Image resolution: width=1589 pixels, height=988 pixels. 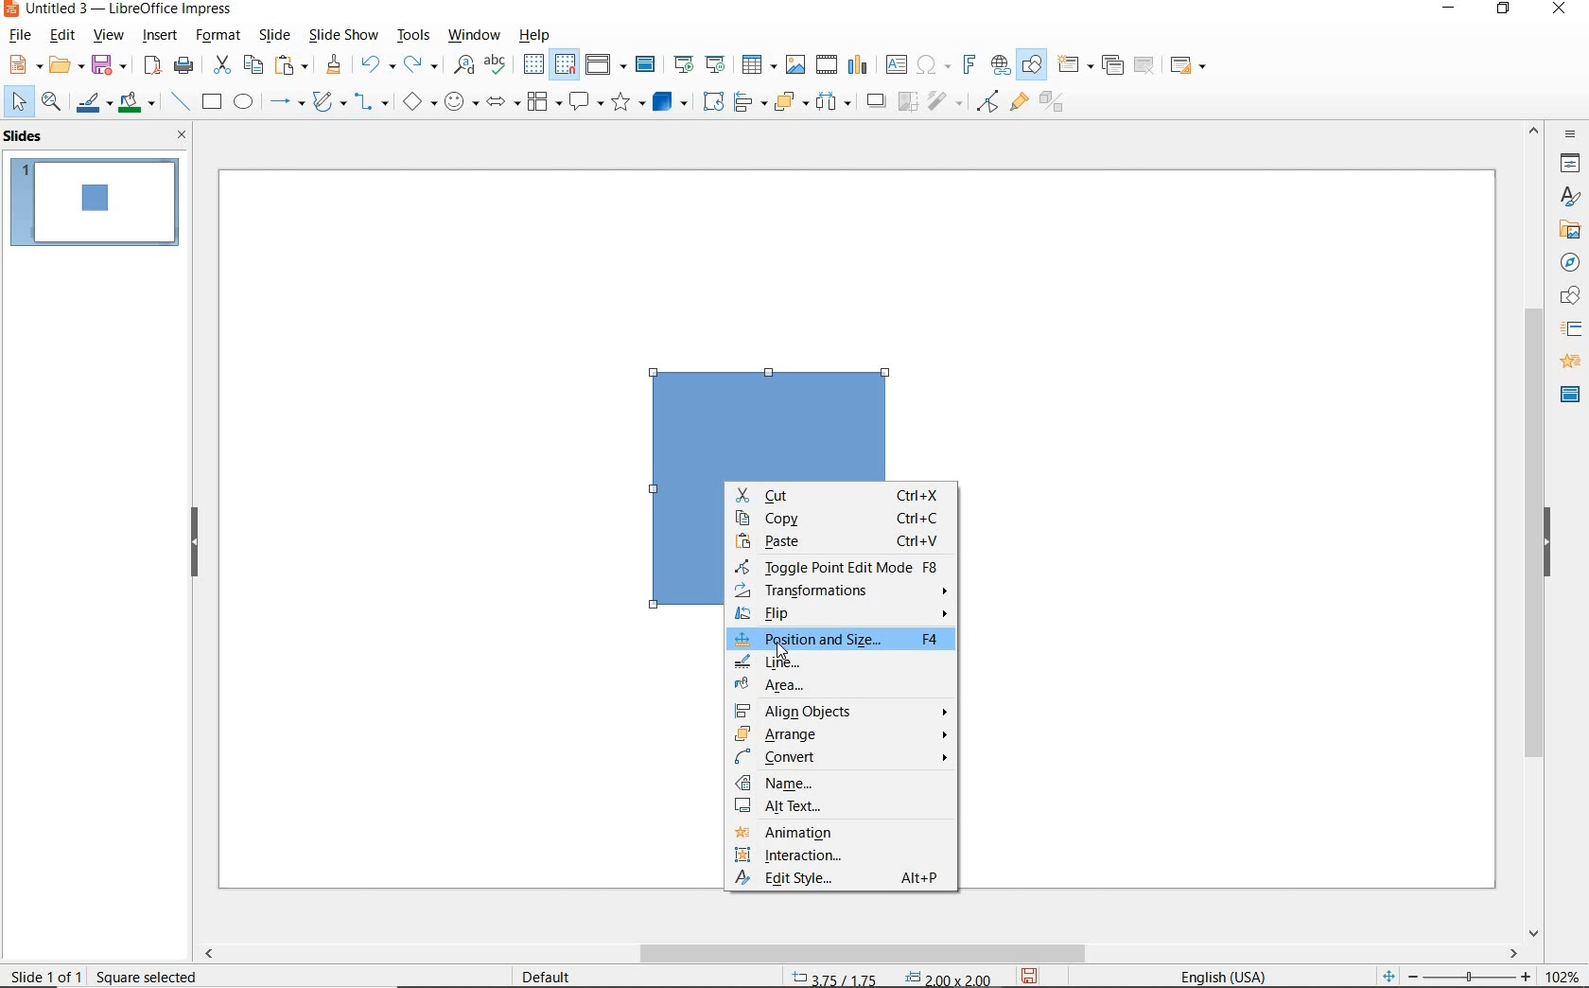 I want to click on close, so click(x=183, y=134).